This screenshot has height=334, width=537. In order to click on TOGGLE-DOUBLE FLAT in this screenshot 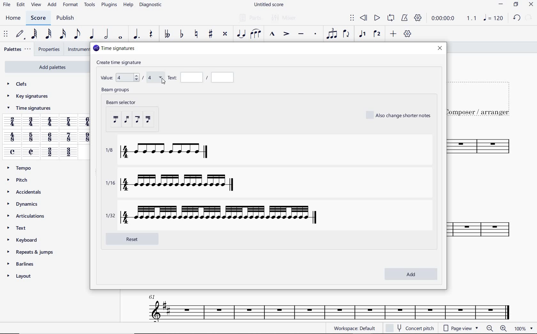, I will do `click(167, 34)`.